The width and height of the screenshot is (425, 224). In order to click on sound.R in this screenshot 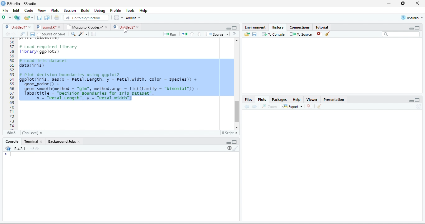, I will do `click(46, 27)`.